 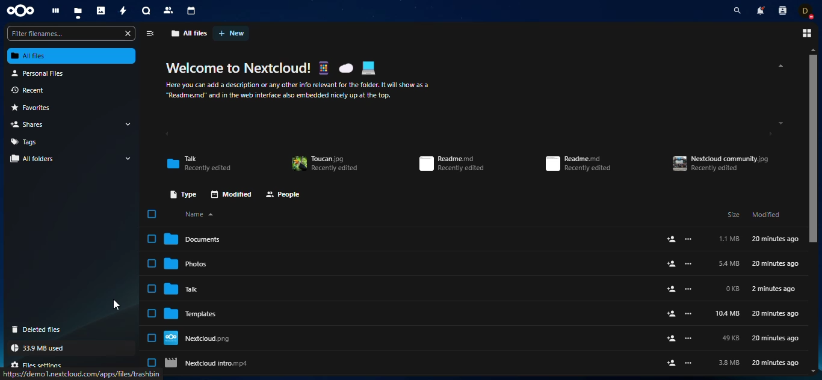 I want to click on Photos, so click(x=189, y=263).